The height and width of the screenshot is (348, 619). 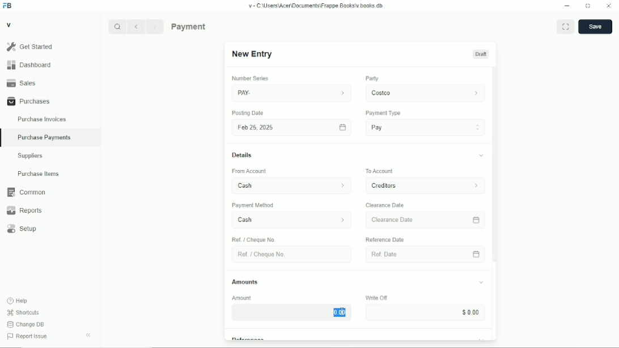 What do you see at coordinates (247, 298) in the screenshot?
I see `Amount` at bounding box center [247, 298].